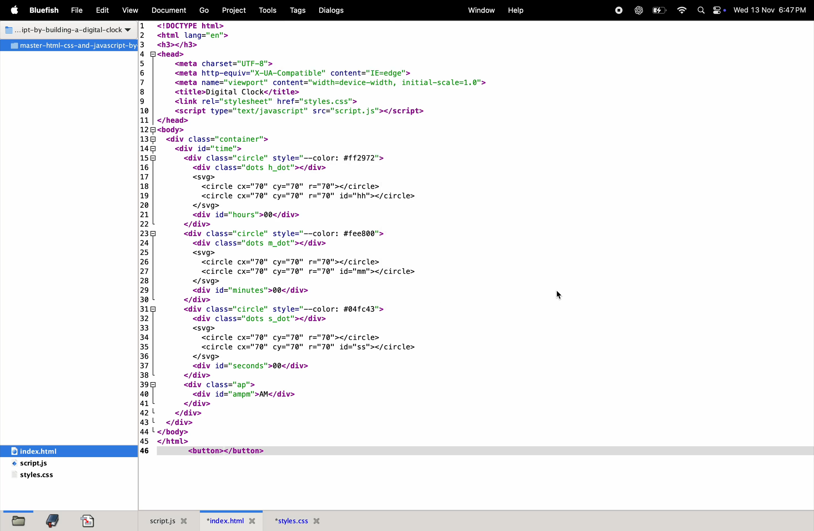 The image size is (814, 531). I want to click on index.html, so click(224, 520).